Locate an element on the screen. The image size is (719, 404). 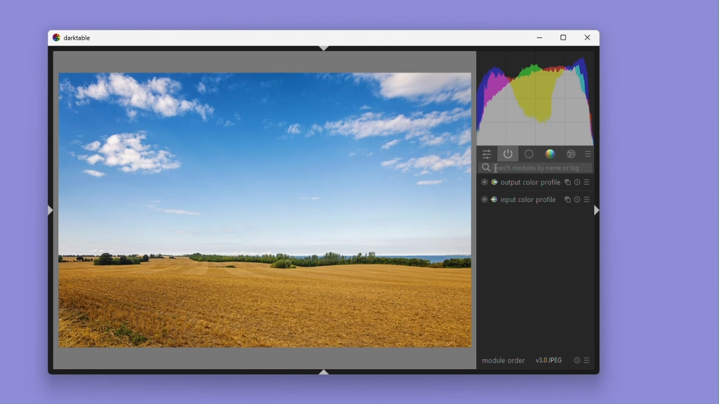
Search bar is located at coordinates (536, 168).